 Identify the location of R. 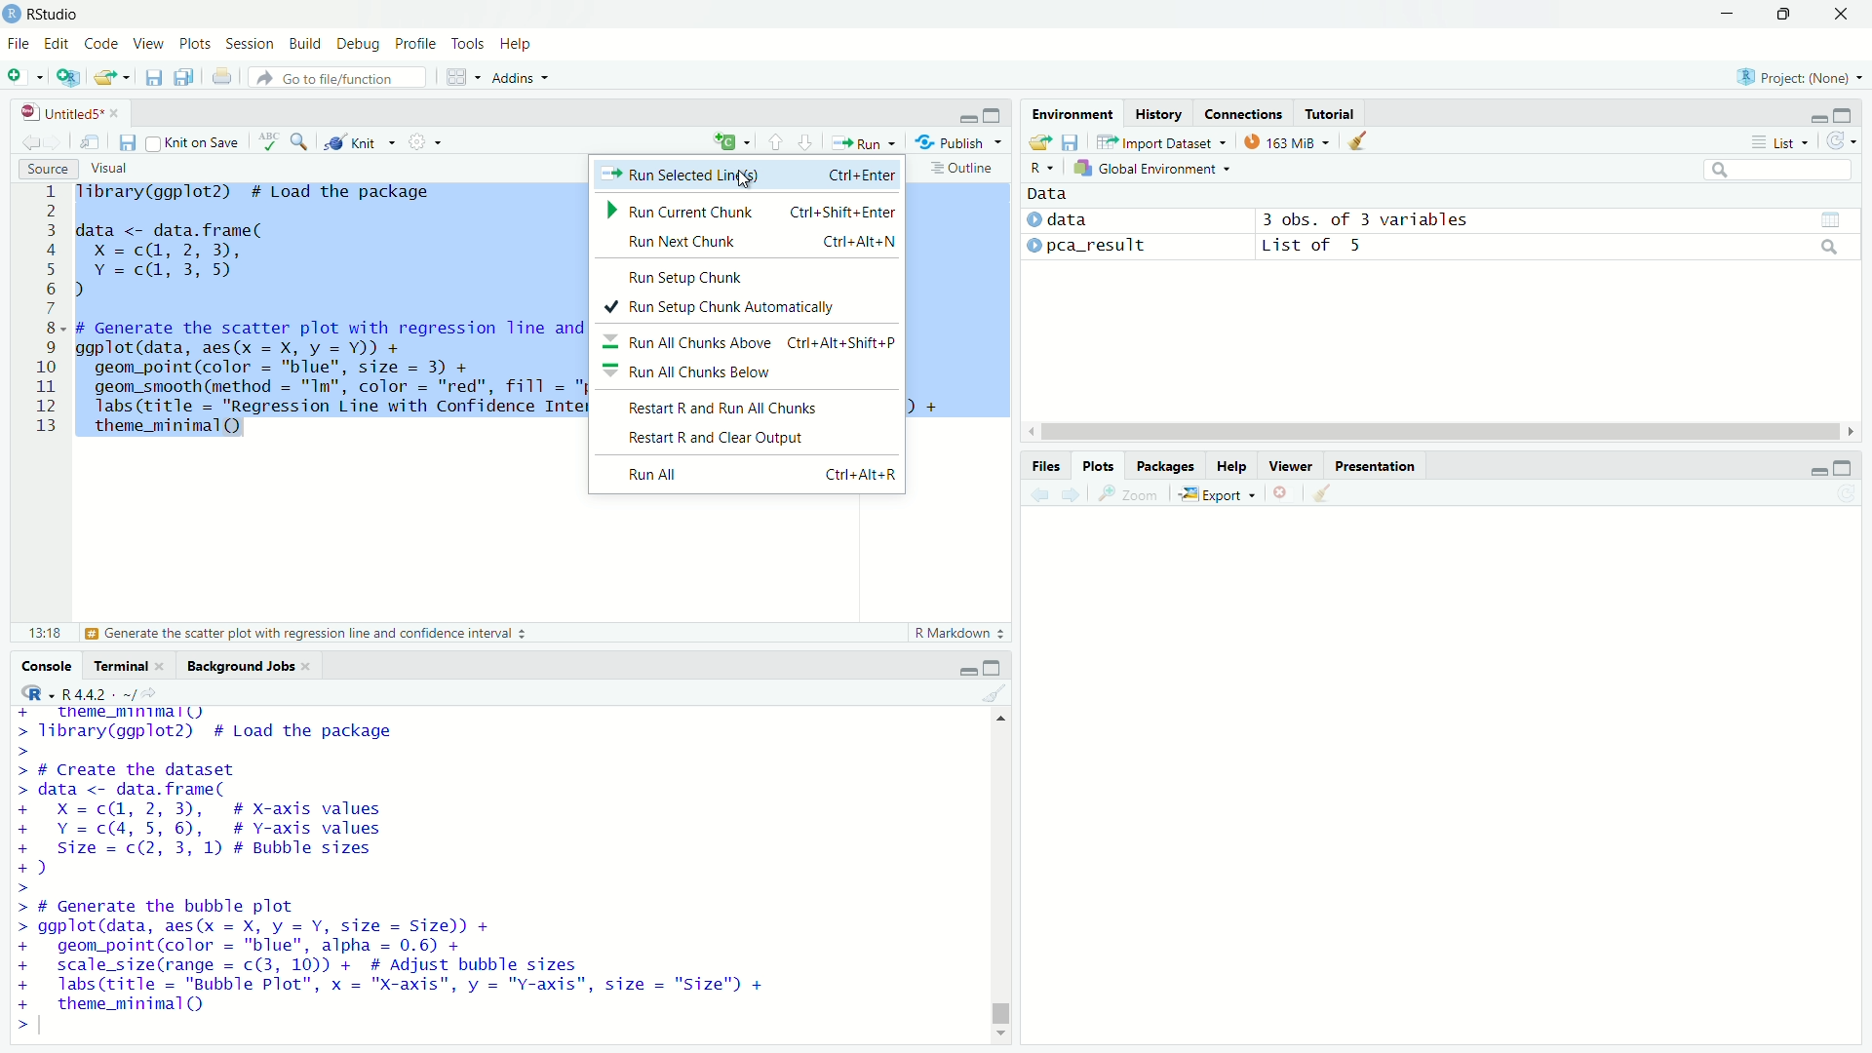
(33, 693).